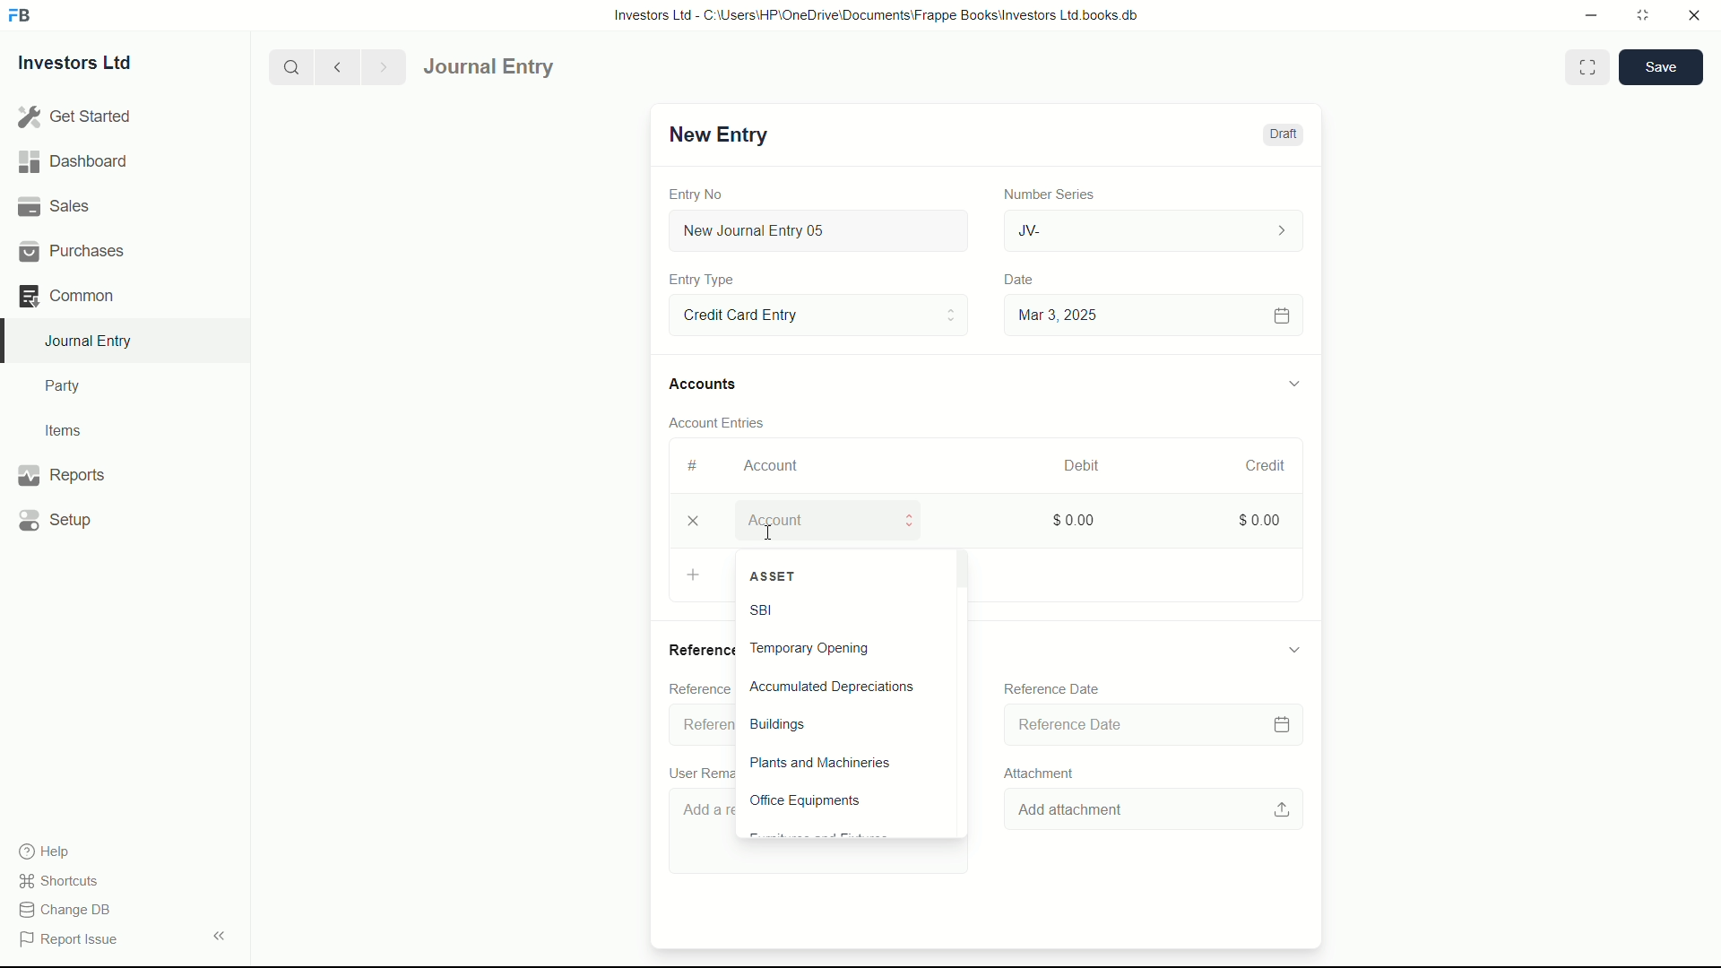 The height and width of the screenshot is (968, 1721). I want to click on Reports ., so click(61, 472).